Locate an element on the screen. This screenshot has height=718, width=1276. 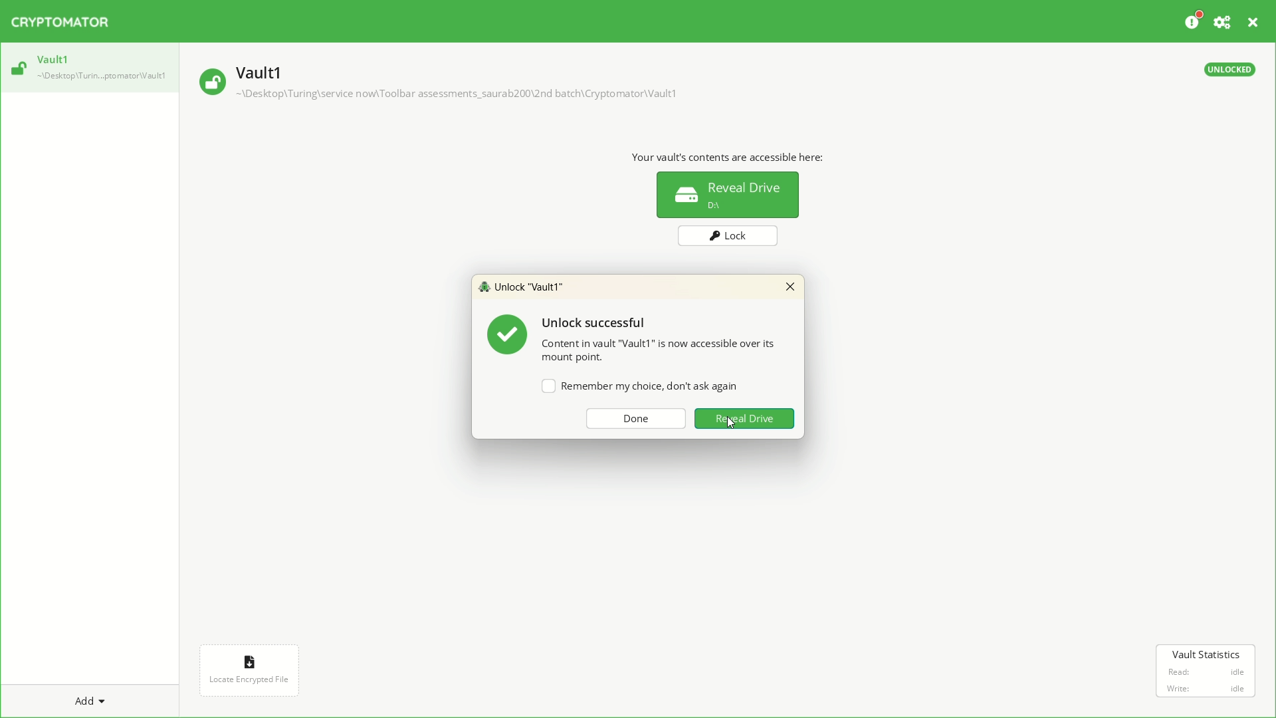
vault1 is located at coordinates (53, 59).